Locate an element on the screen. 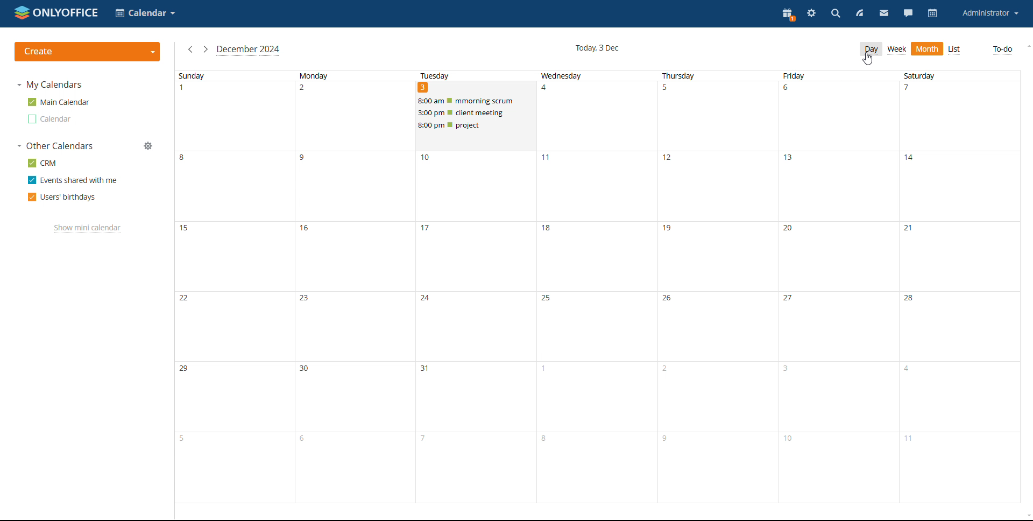  select application is located at coordinates (144, 13).